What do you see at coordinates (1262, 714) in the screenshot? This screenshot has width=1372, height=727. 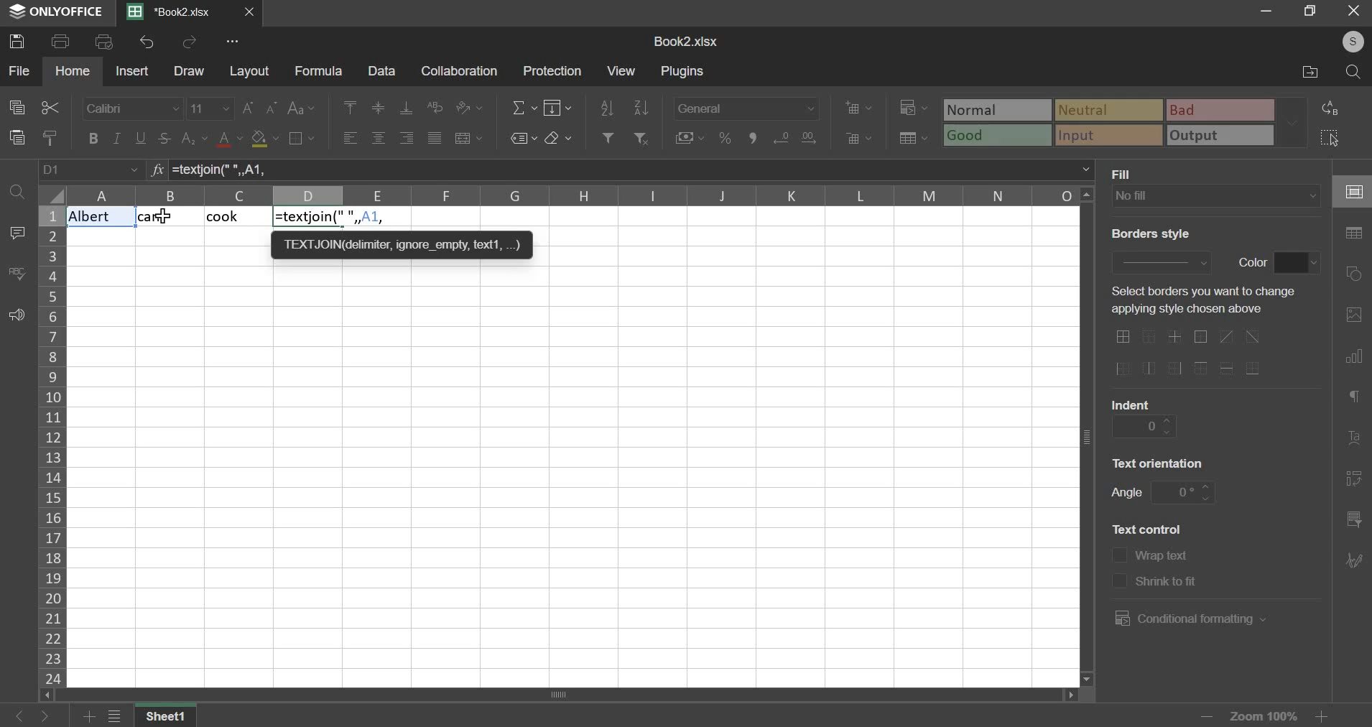 I see `zoom` at bounding box center [1262, 714].